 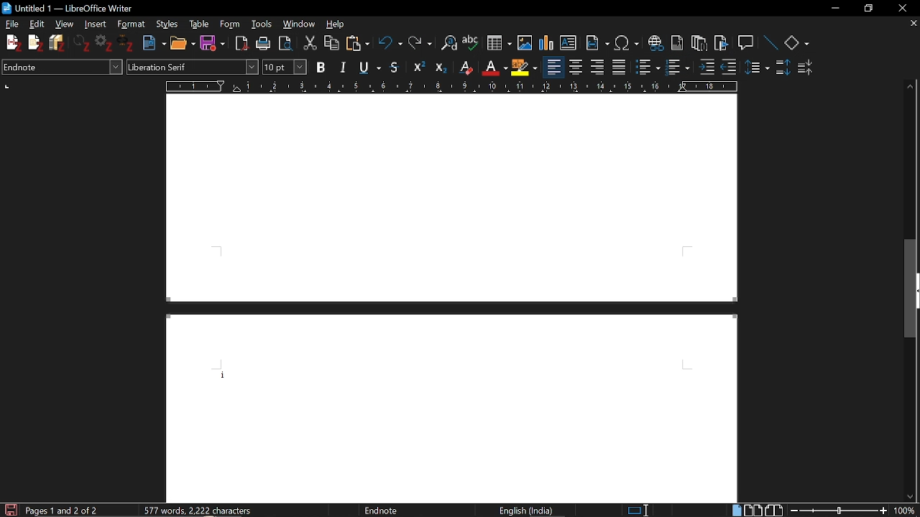 I want to click on Move down, so click(x=910, y=496).